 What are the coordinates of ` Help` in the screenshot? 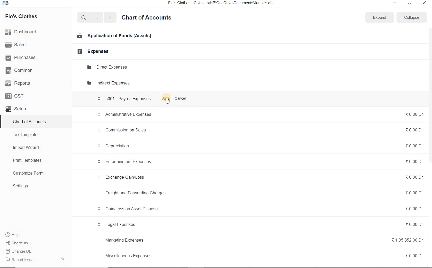 It's located at (16, 235).